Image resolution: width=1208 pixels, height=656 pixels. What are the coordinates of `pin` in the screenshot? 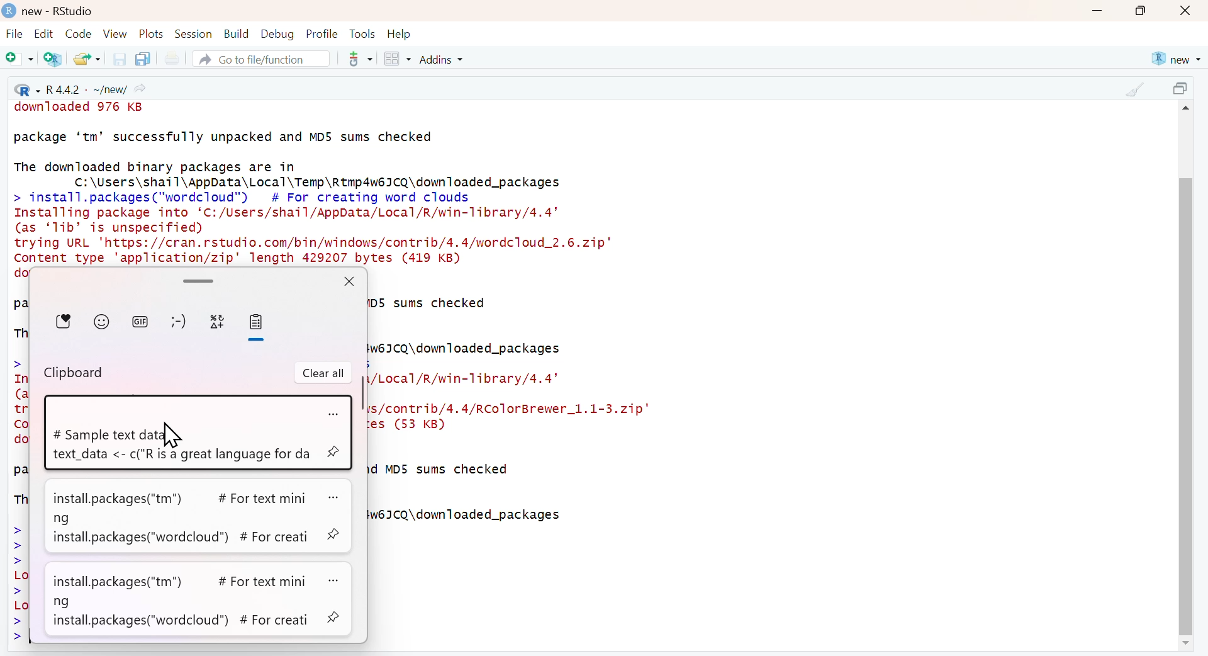 It's located at (336, 453).